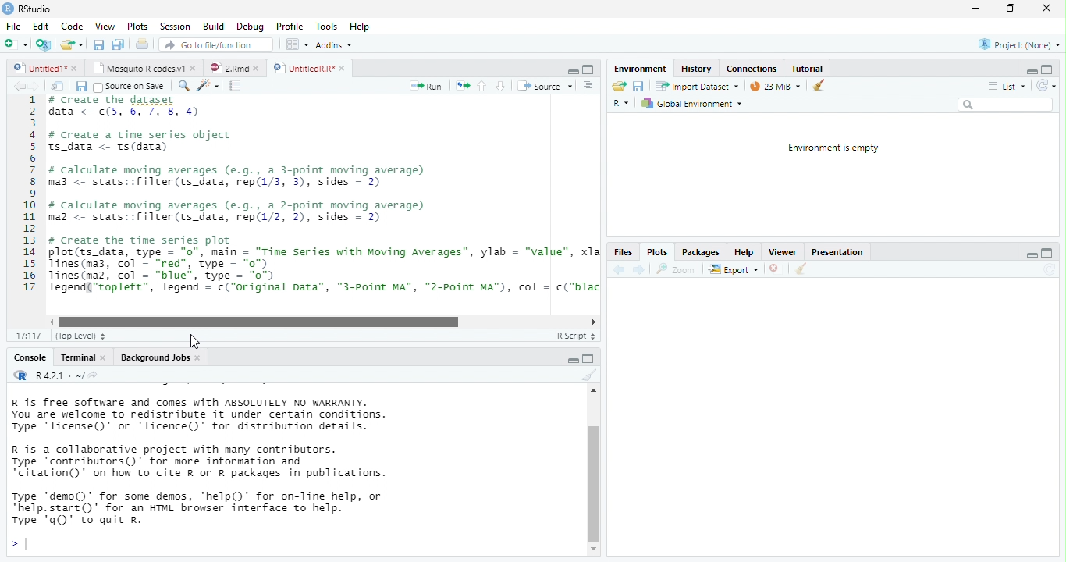 The height and width of the screenshot is (562, 1066). I want to click on compile report, so click(236, 85).